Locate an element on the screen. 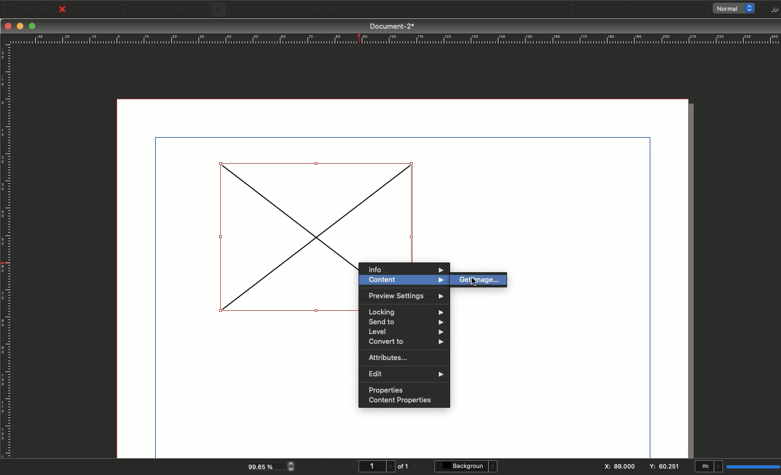 The image size is (781, 475). Undo is located at coordinates (132, 10).